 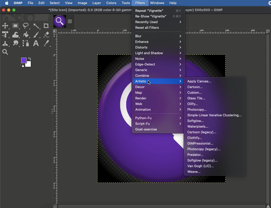 What do you see at coordinates (112, 3) in the screenshot?
I see `Colors` at bounding box center [112, 3].